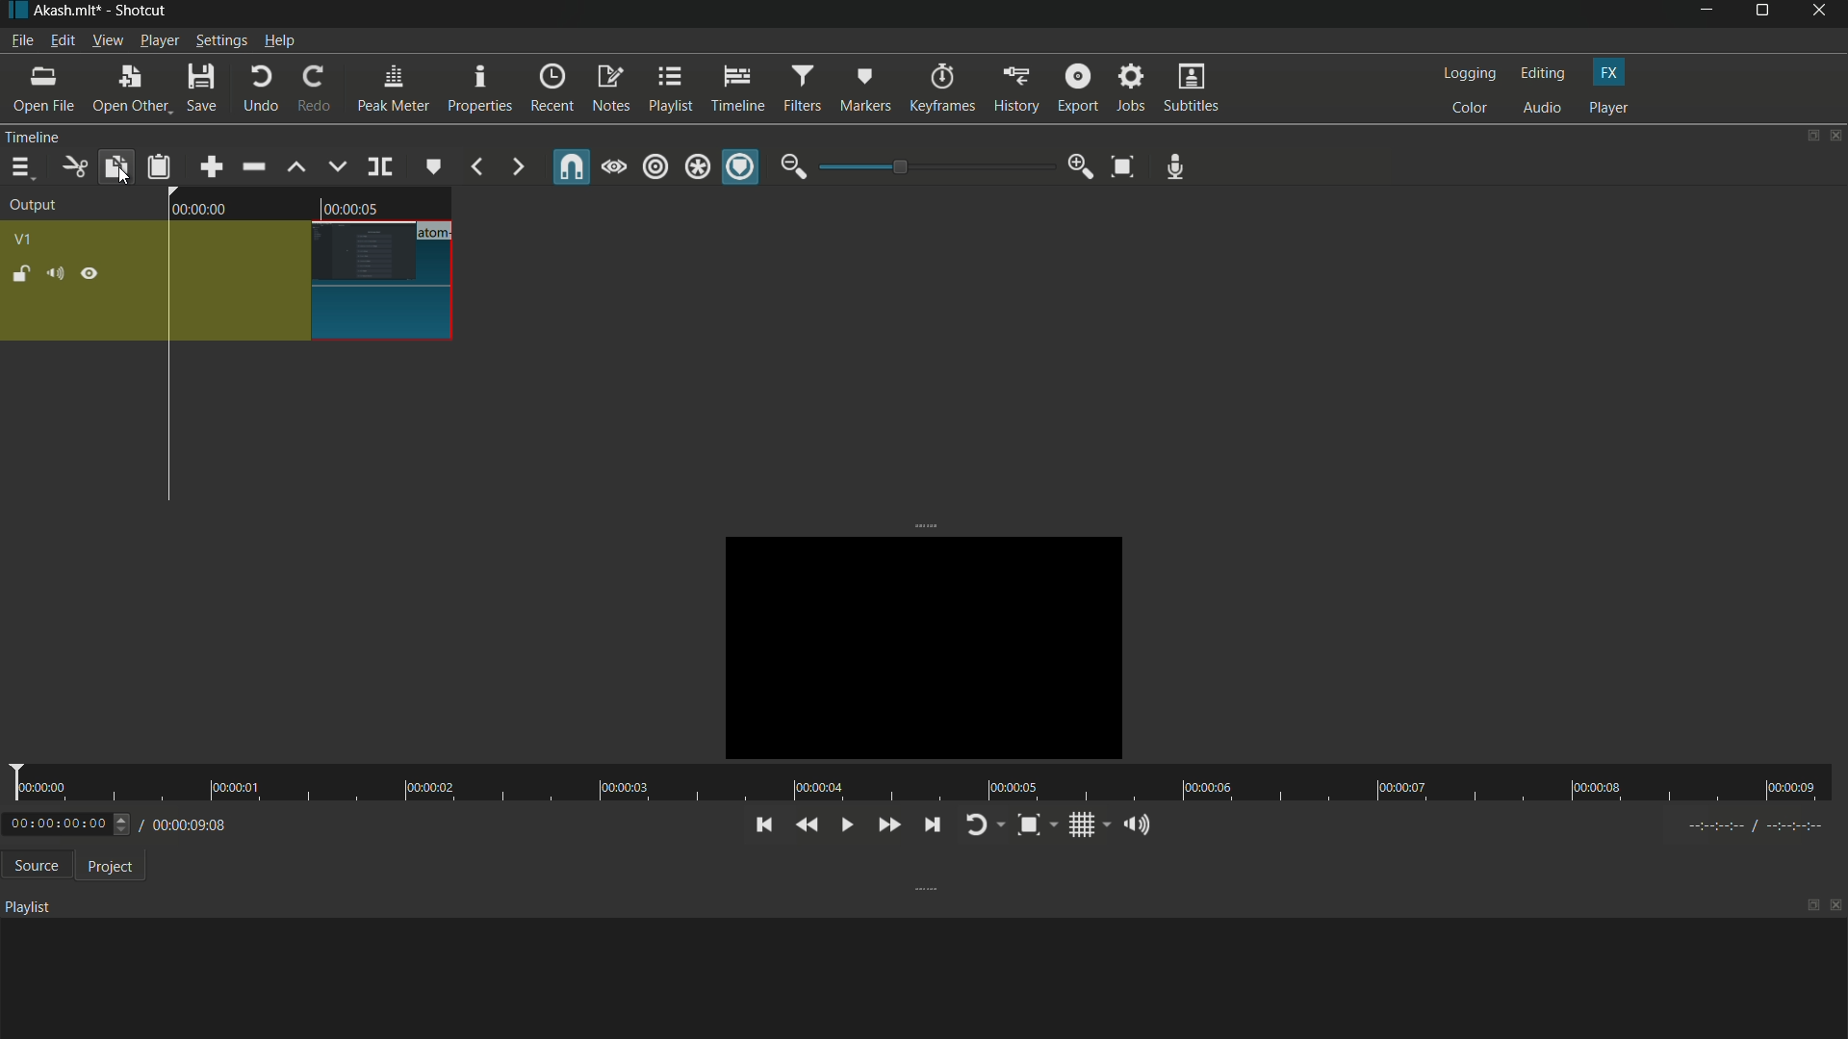 The width and height of the screenshot is (1848, 1039). I want to click on v1, so click(22, 241).